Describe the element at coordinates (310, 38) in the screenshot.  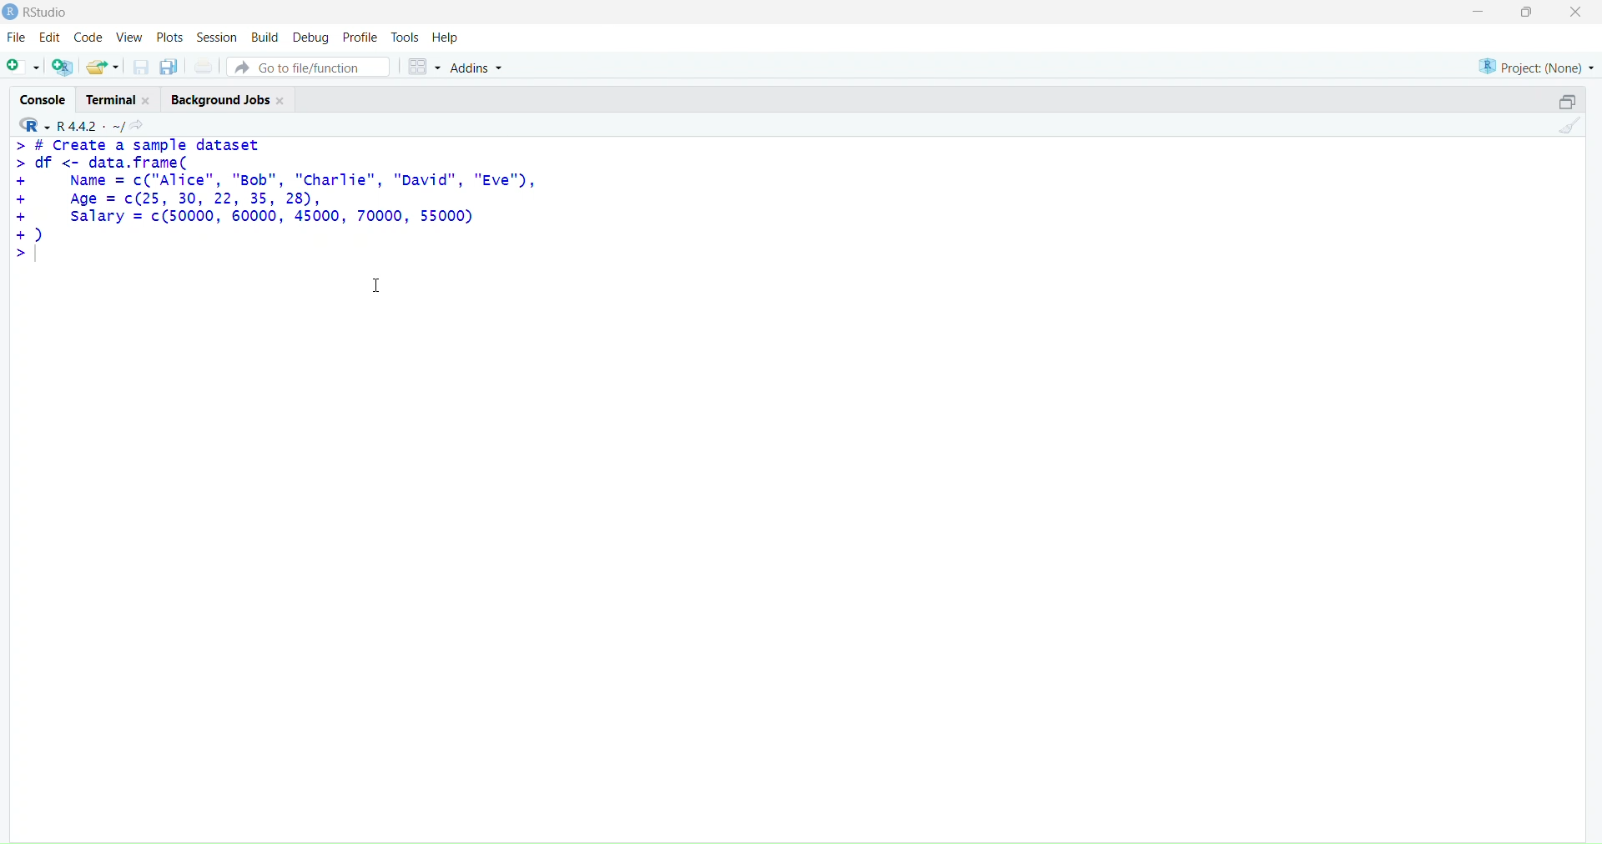
I see `debug` at that location.